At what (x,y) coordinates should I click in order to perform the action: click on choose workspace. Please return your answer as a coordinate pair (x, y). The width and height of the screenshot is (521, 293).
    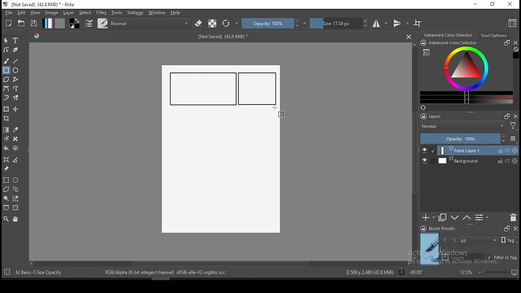
    Looking at the image, I should click on (512, 23).